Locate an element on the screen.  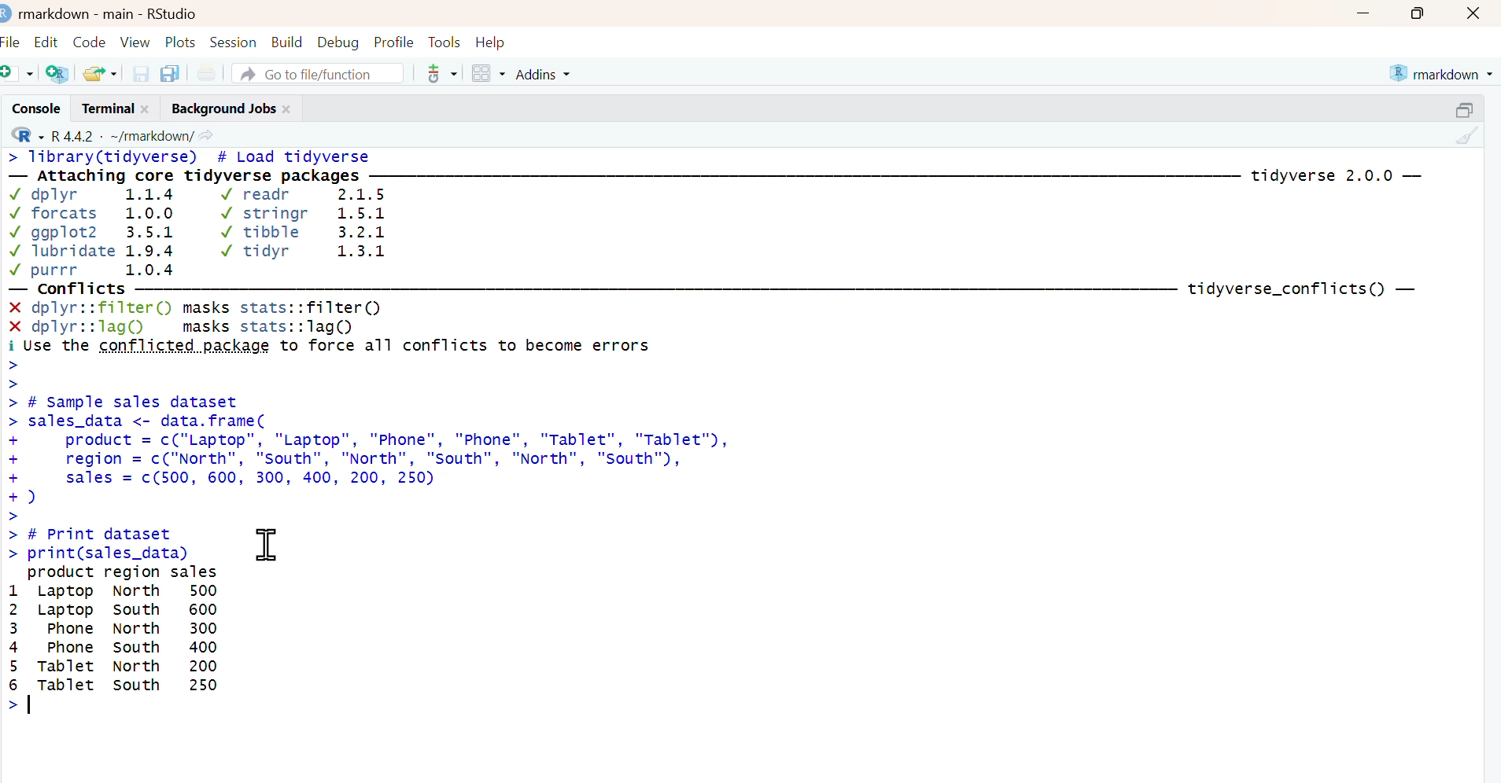
workspace panes is located at coordinates (489, 74).